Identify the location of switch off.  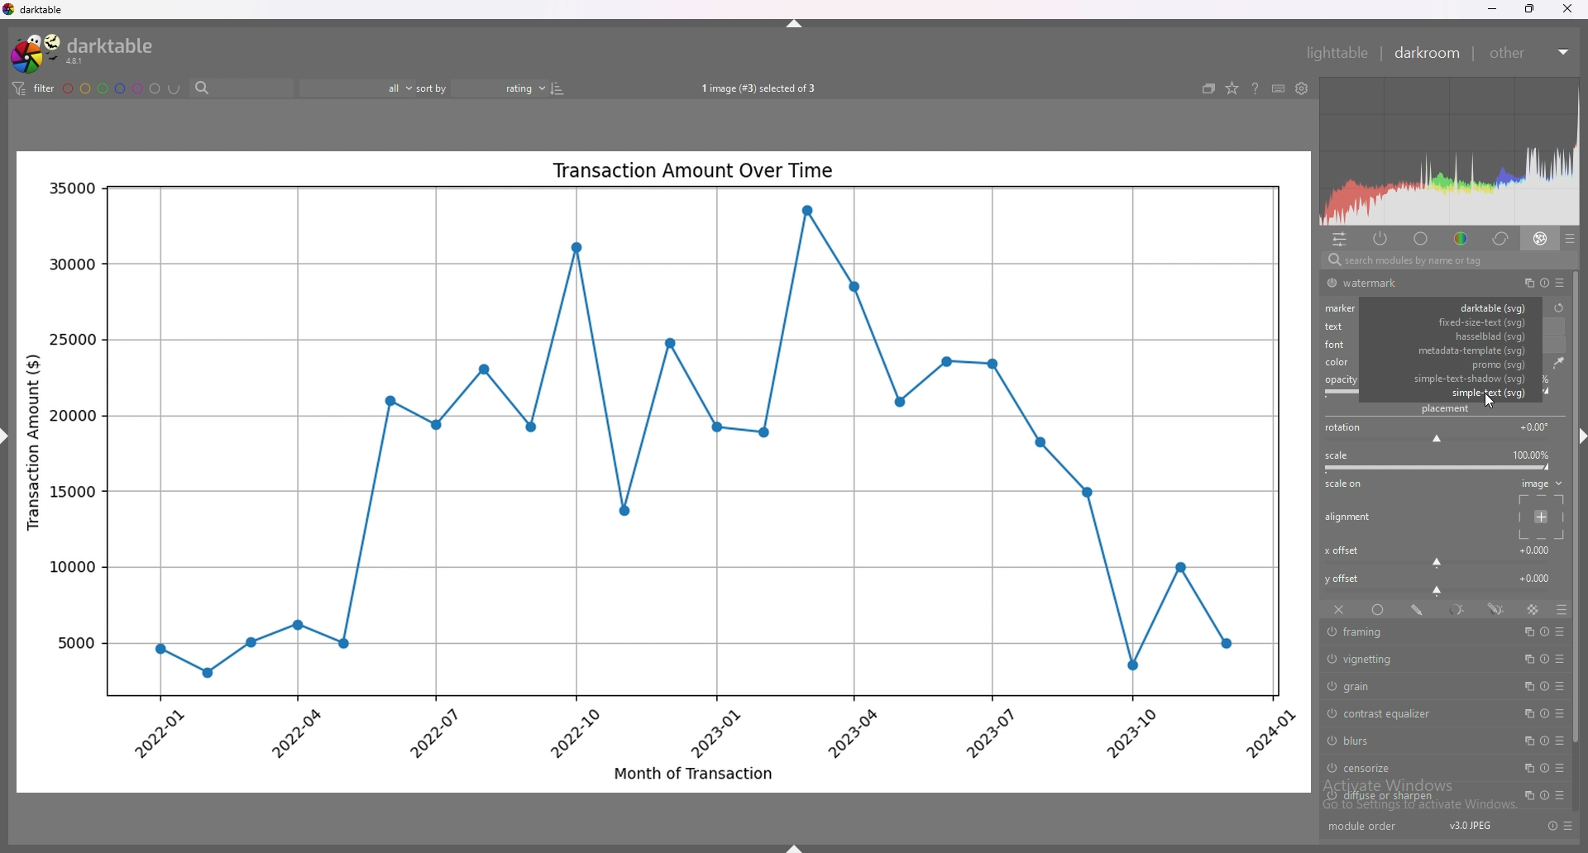
(1329, 685).